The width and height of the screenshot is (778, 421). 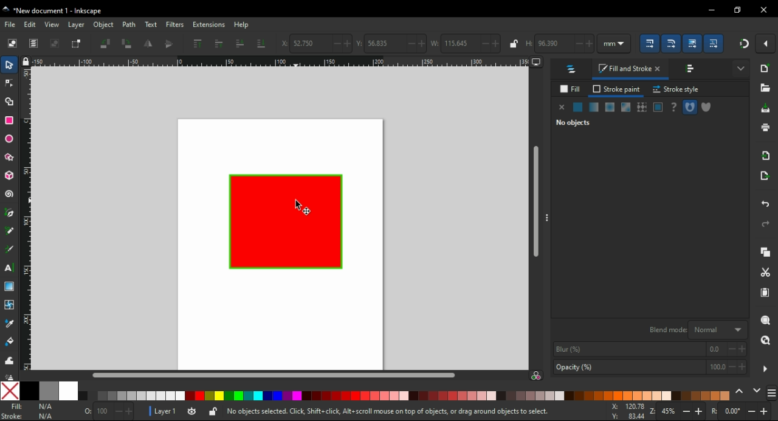 I want to click on 56, so click(x=384, y=43).